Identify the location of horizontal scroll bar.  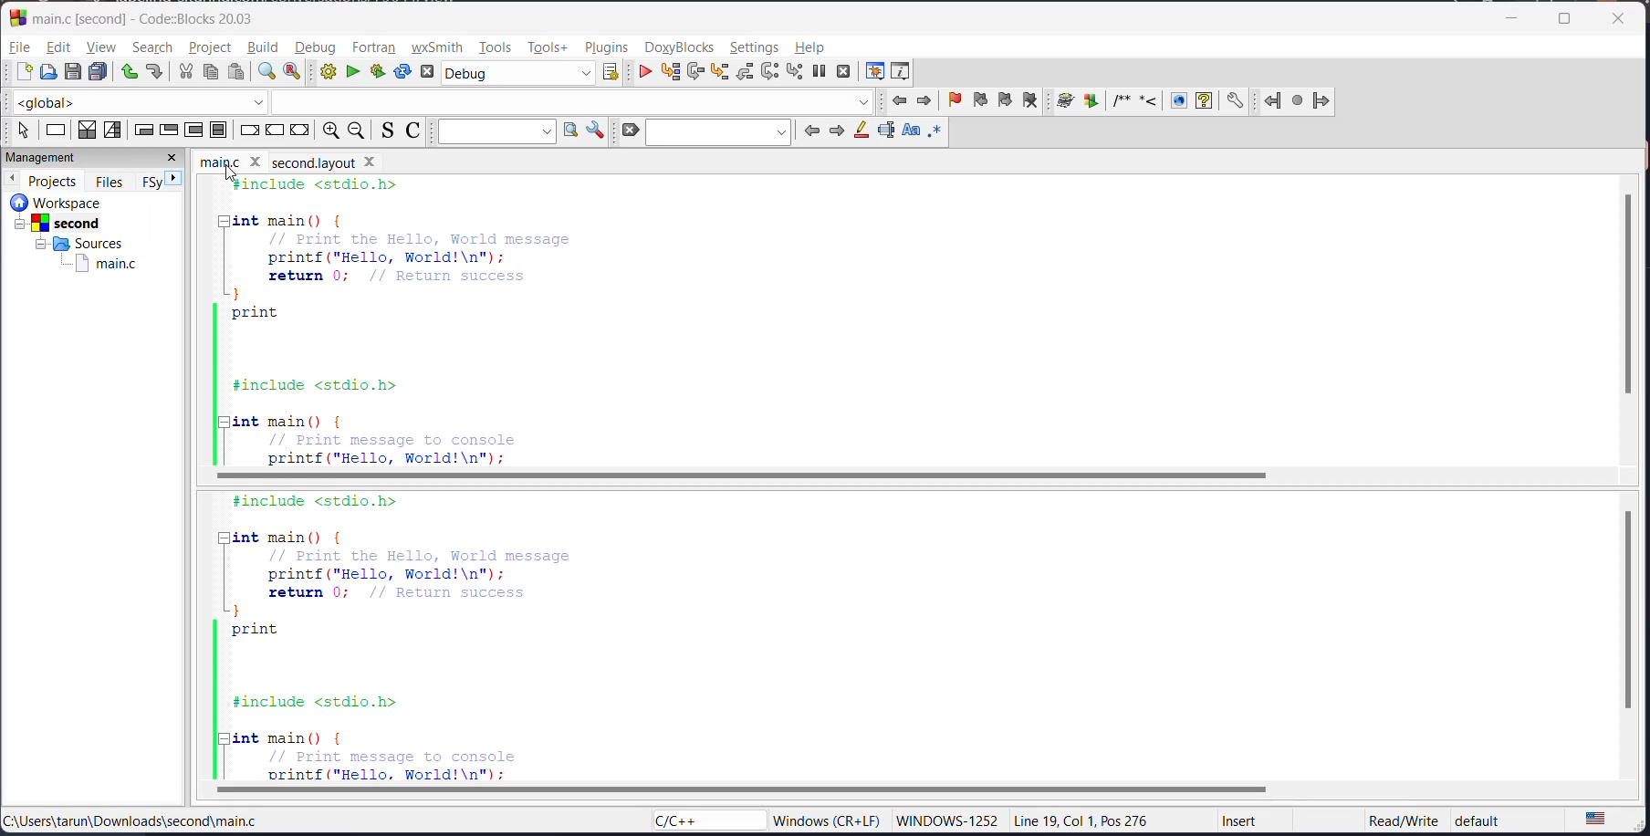
(737, 475).